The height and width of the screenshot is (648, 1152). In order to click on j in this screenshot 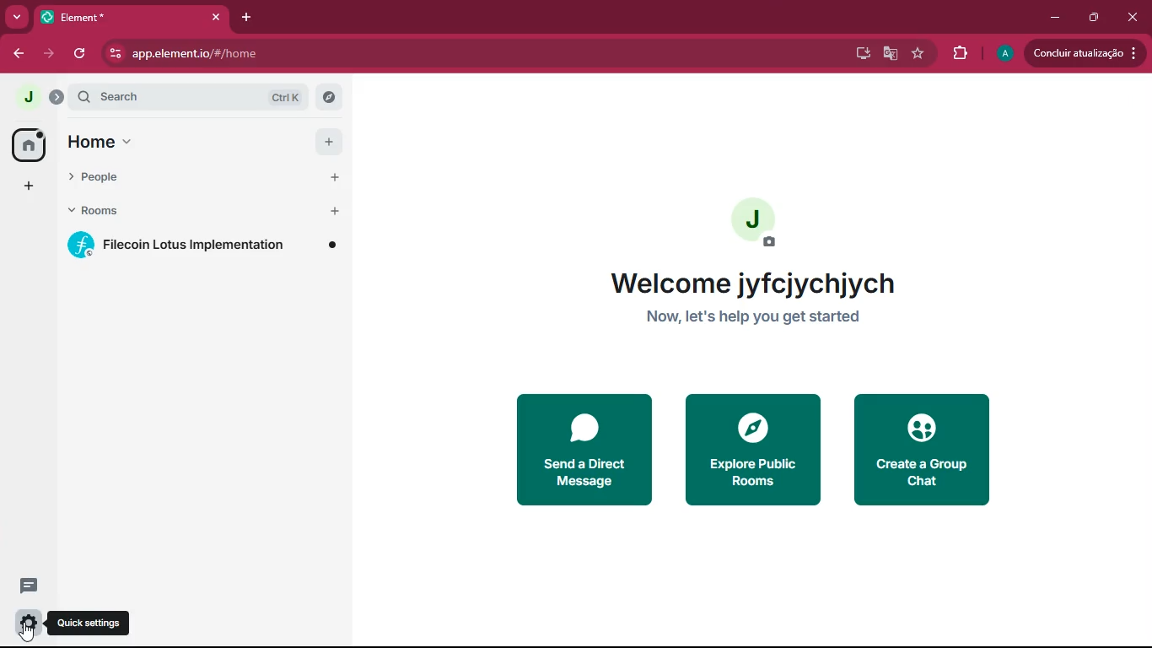, I will do `click(27, 98)`.